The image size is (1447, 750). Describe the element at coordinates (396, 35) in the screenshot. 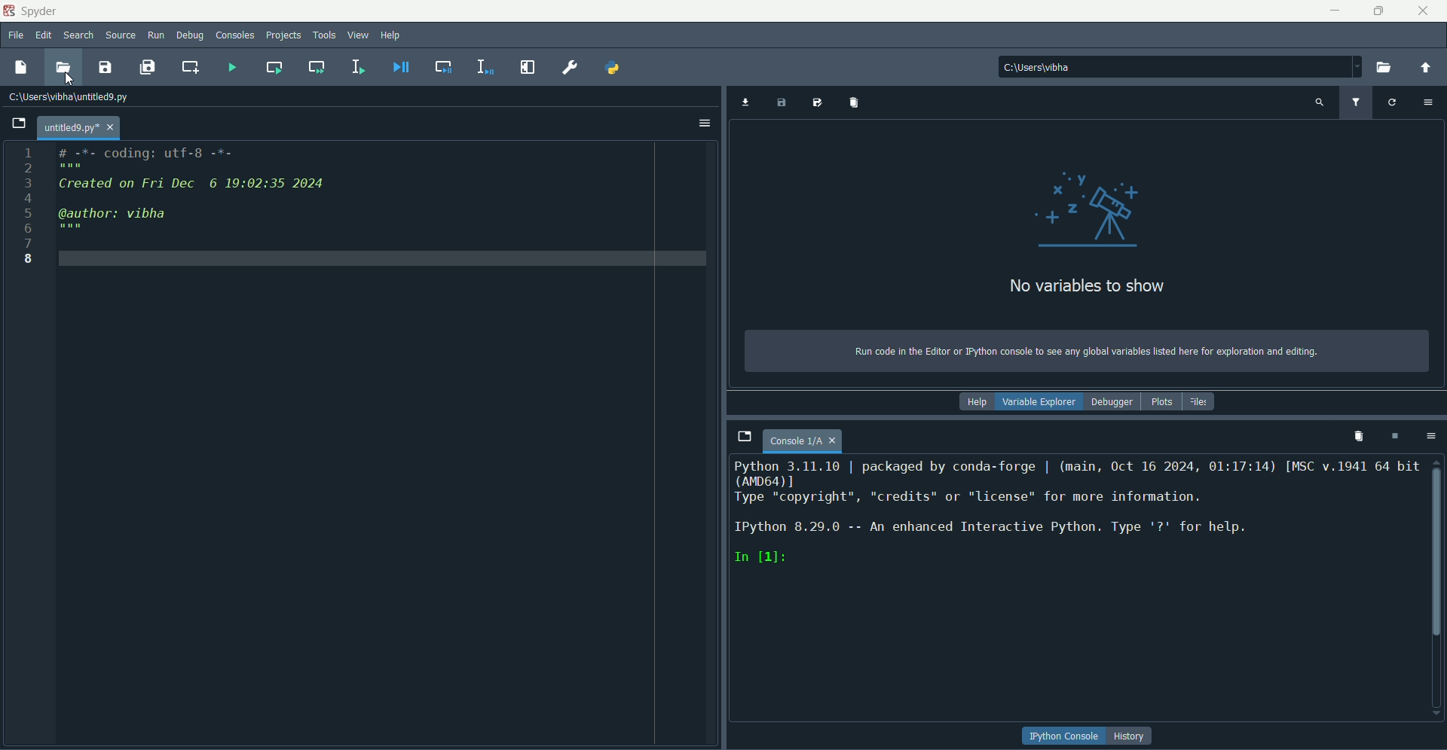

I see `help` at that location.